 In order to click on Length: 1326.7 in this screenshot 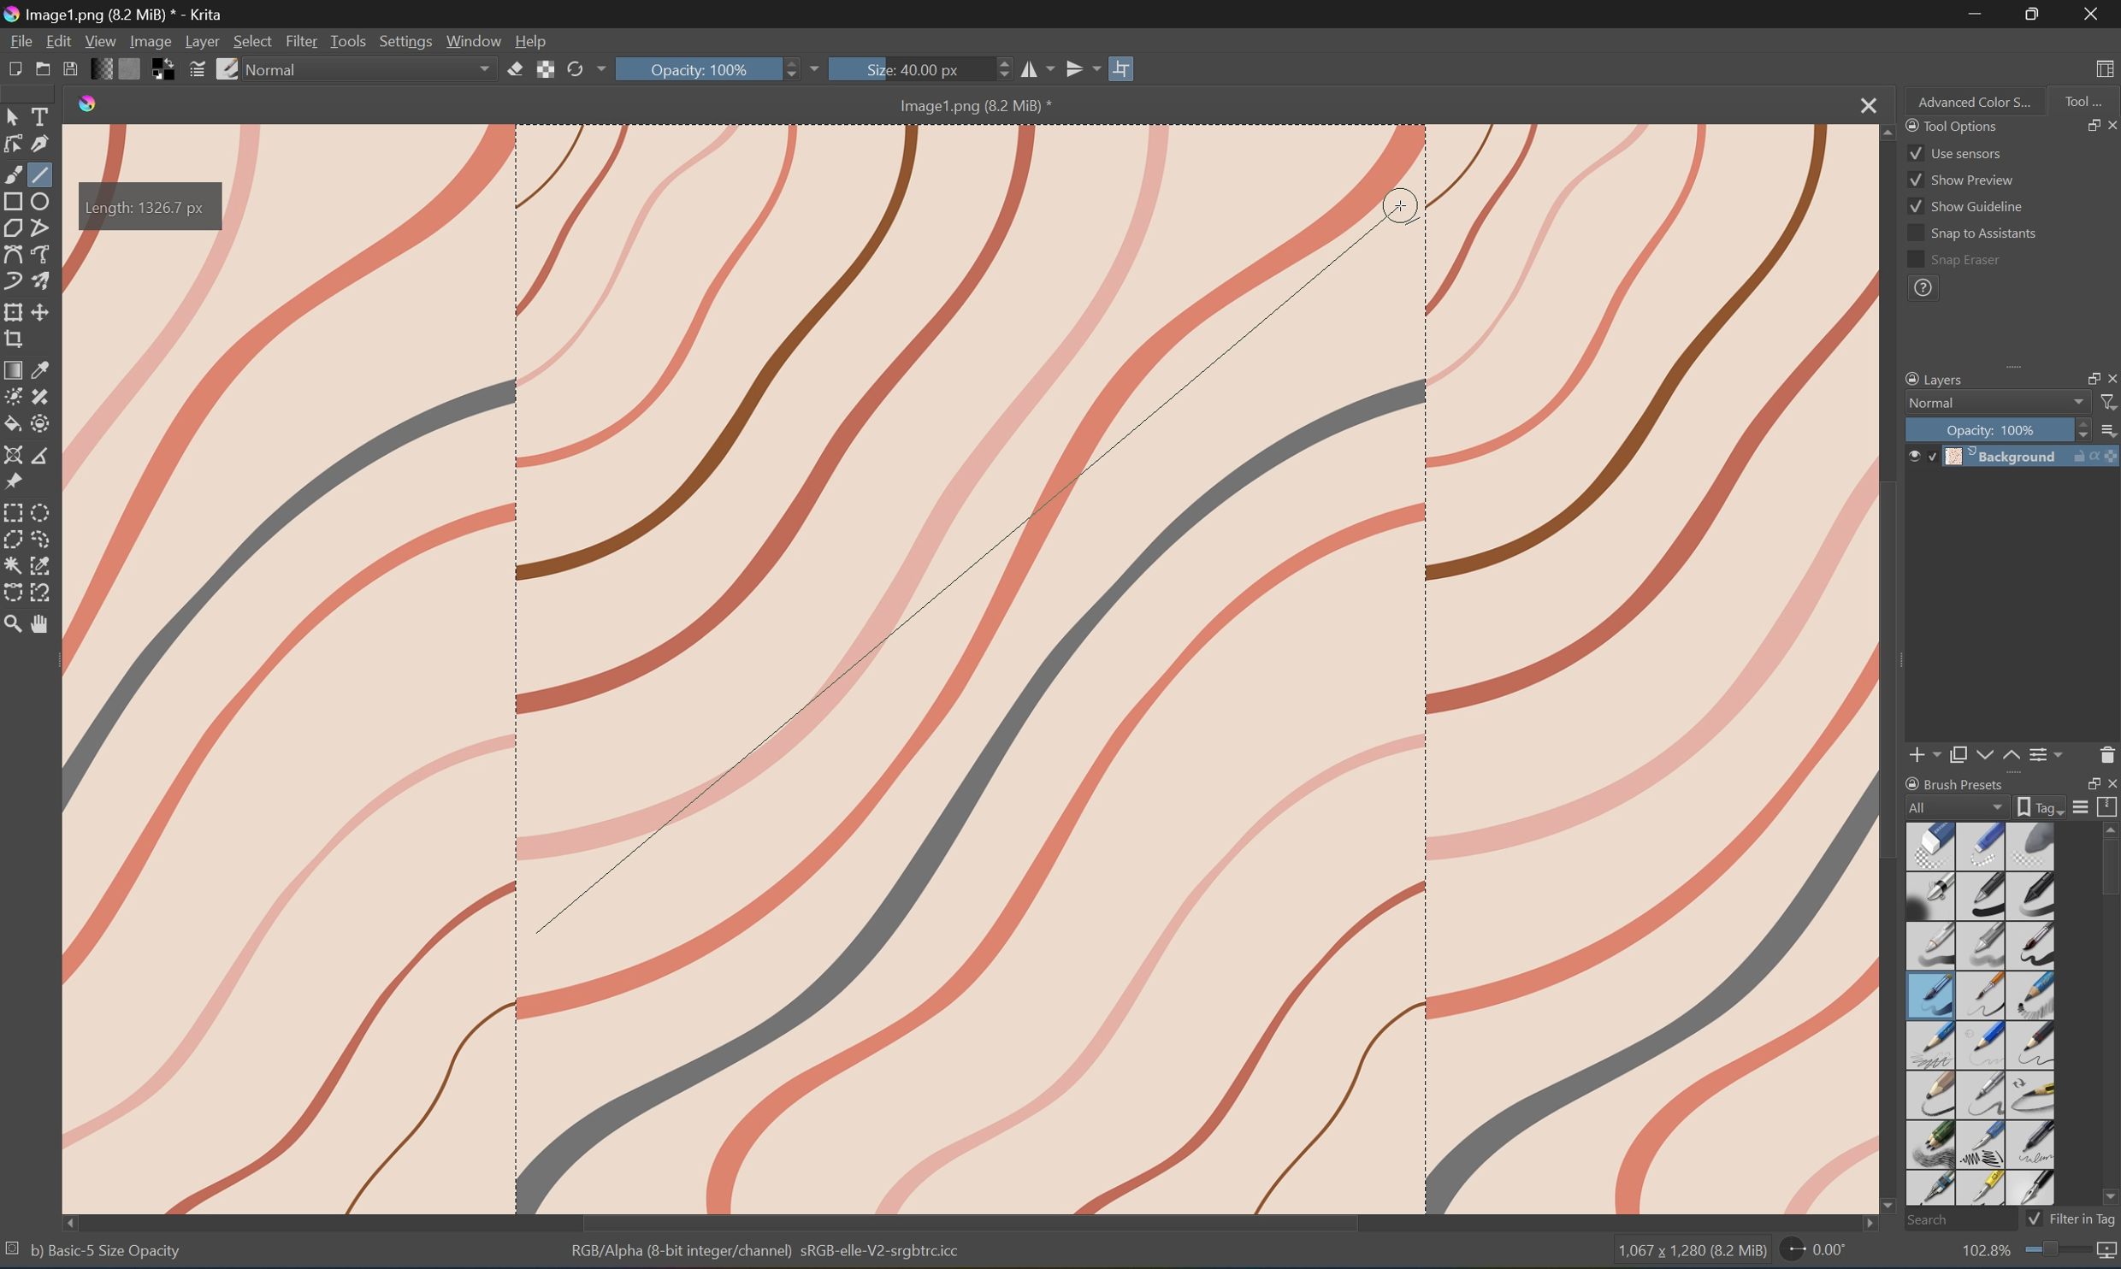, I will do `click(151, 208)`.